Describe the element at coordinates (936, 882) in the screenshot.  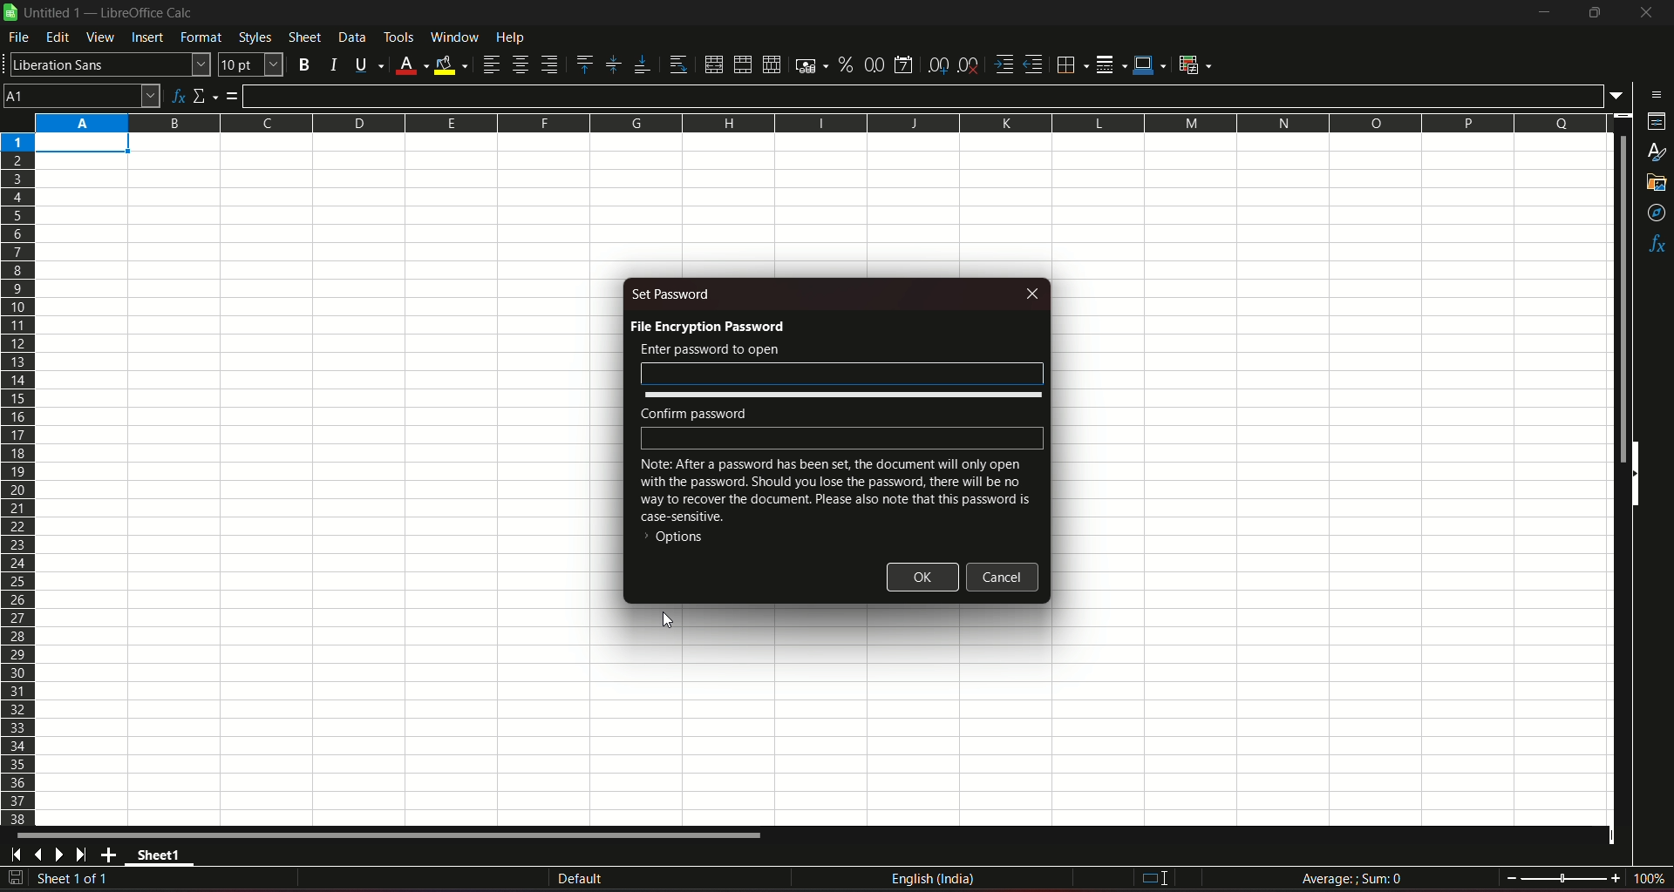
I see `language` at that location.